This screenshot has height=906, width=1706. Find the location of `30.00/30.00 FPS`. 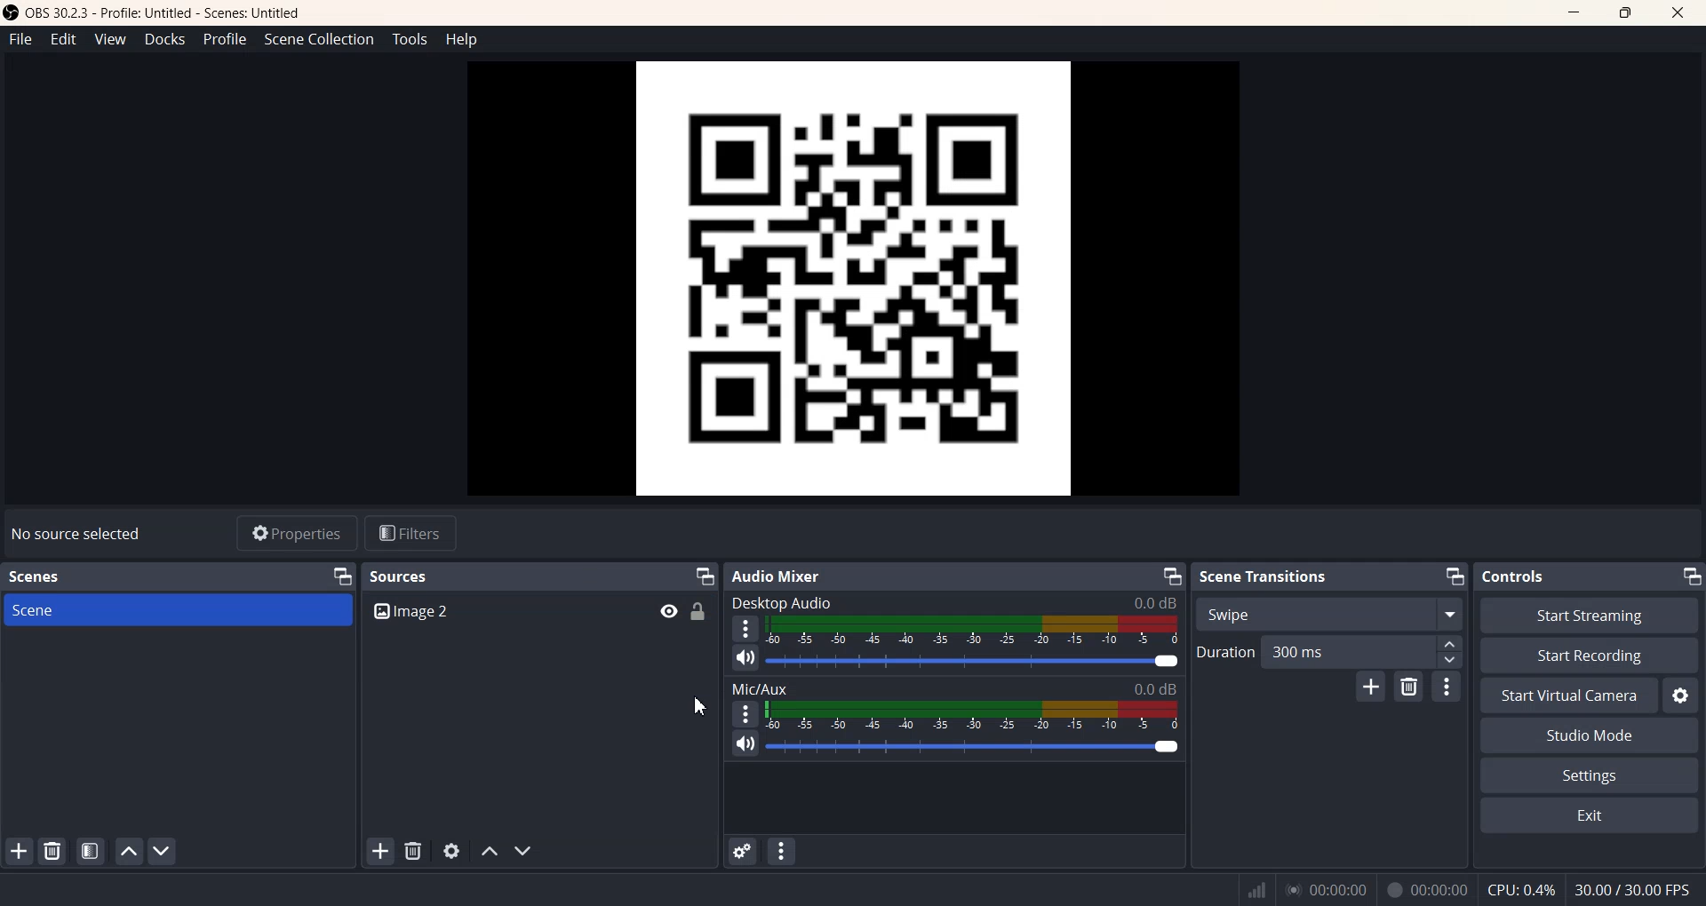

30.00/30.00 FPS is located at coordinates (1637, 888).